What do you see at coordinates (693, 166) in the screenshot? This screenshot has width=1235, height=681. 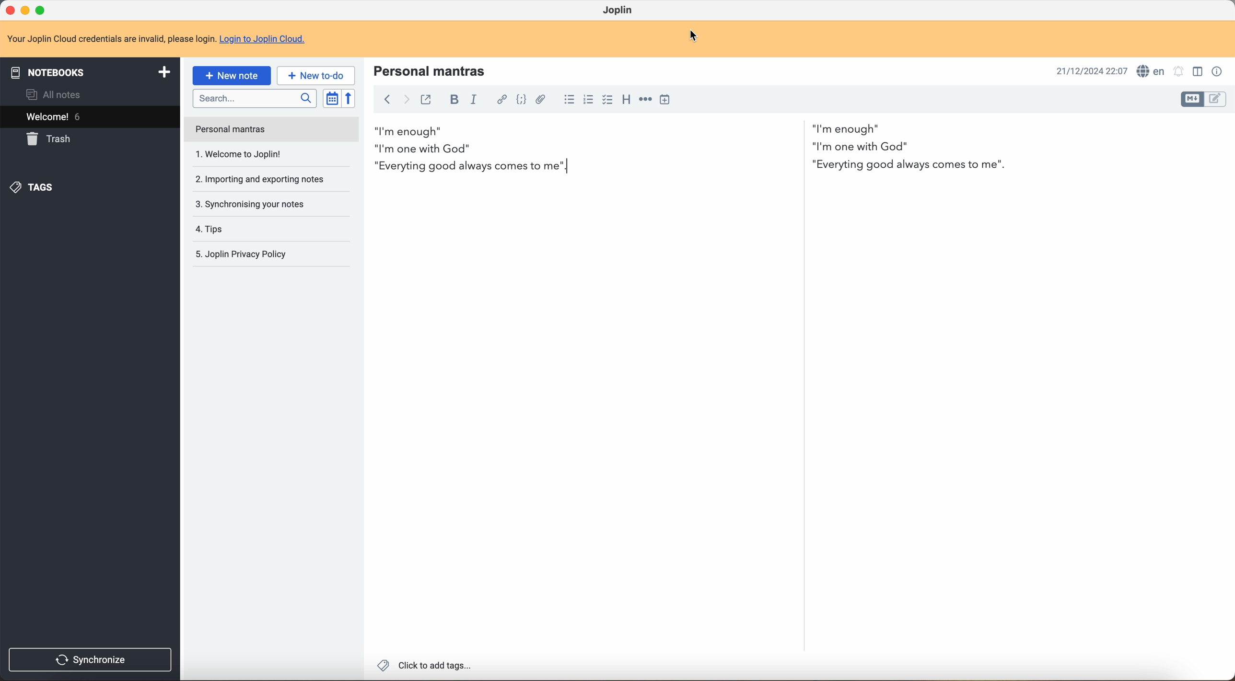 I see `everyting good always comes to me third mantra` at bounding box center [693, 166].